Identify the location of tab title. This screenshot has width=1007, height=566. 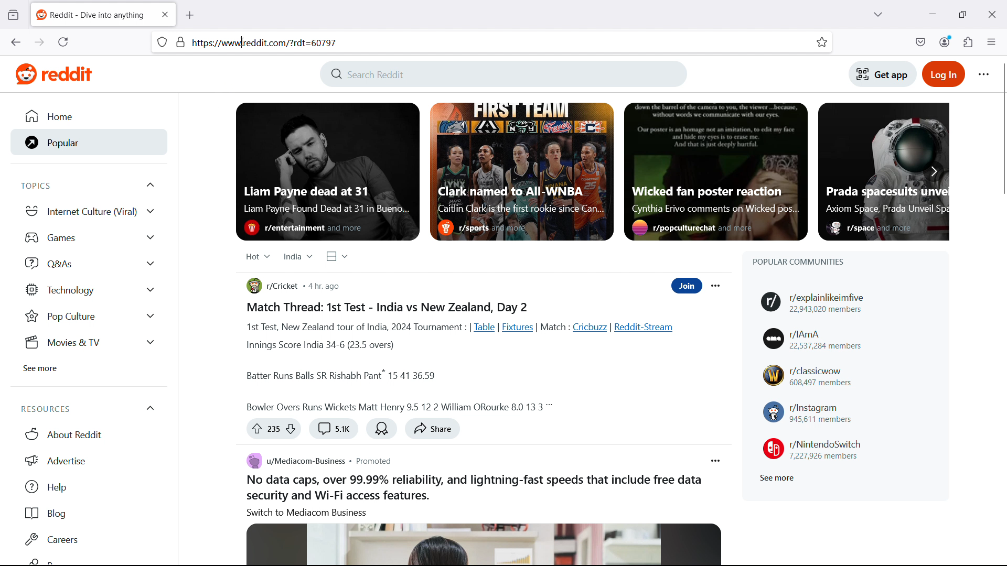
(91, 15).